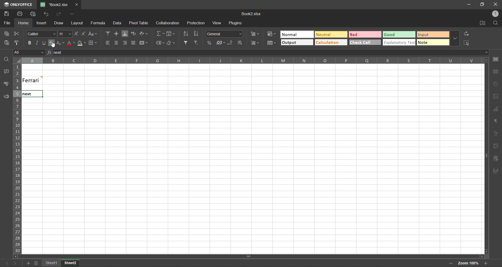 This screenshot has height=267, width=502. What do you see at coordinates (497, 121) in the screenshot?
I see `paragraph` at bounding box center [497, 121].